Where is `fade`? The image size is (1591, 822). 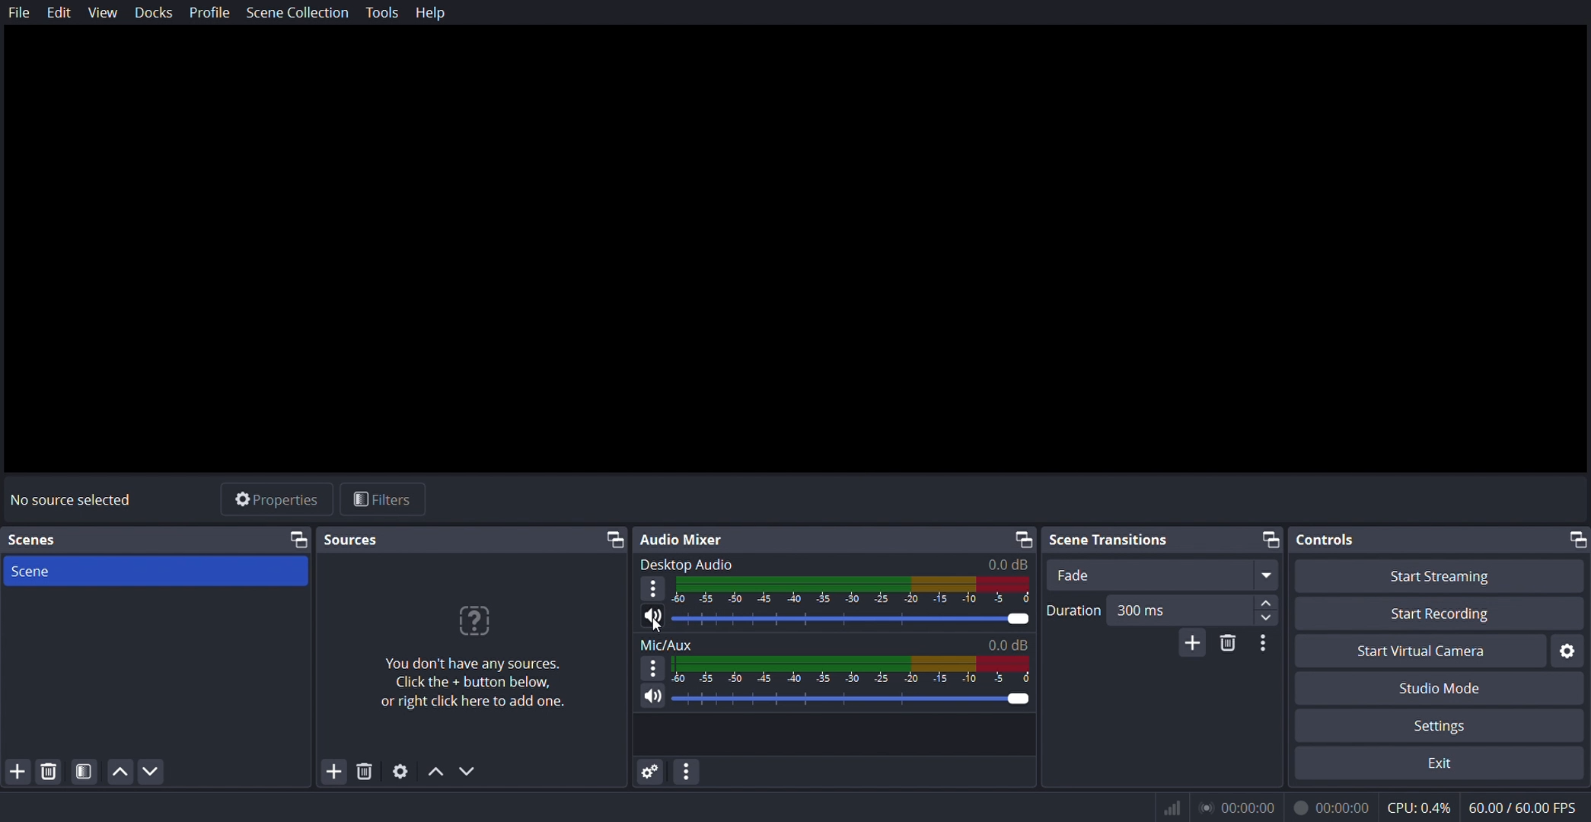 fade is located at coordinates (1162, 575).